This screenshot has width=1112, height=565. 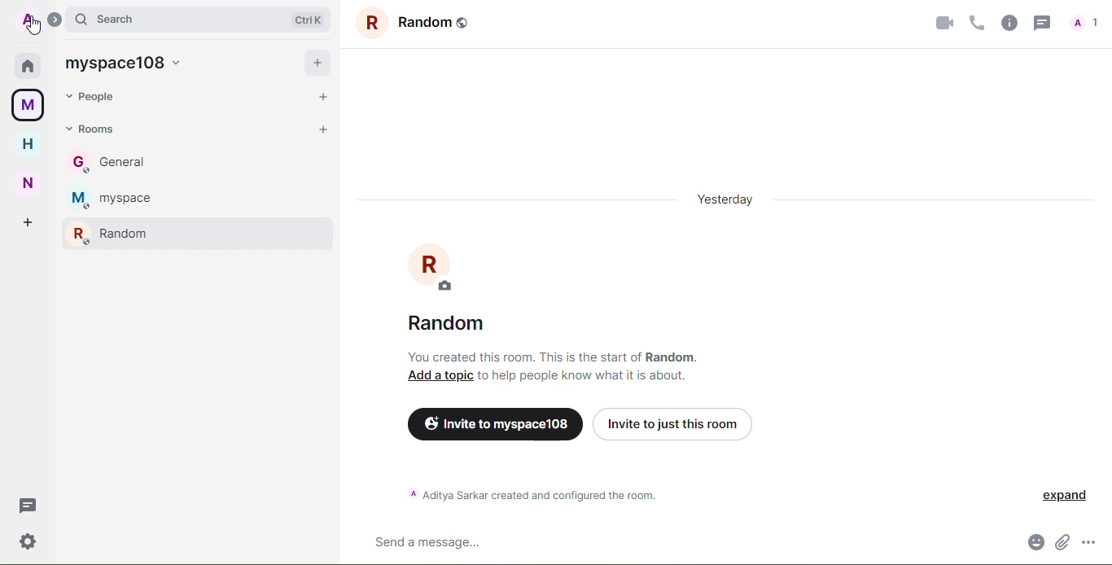 I want to click on Cursor, so click(x=35, y=29).